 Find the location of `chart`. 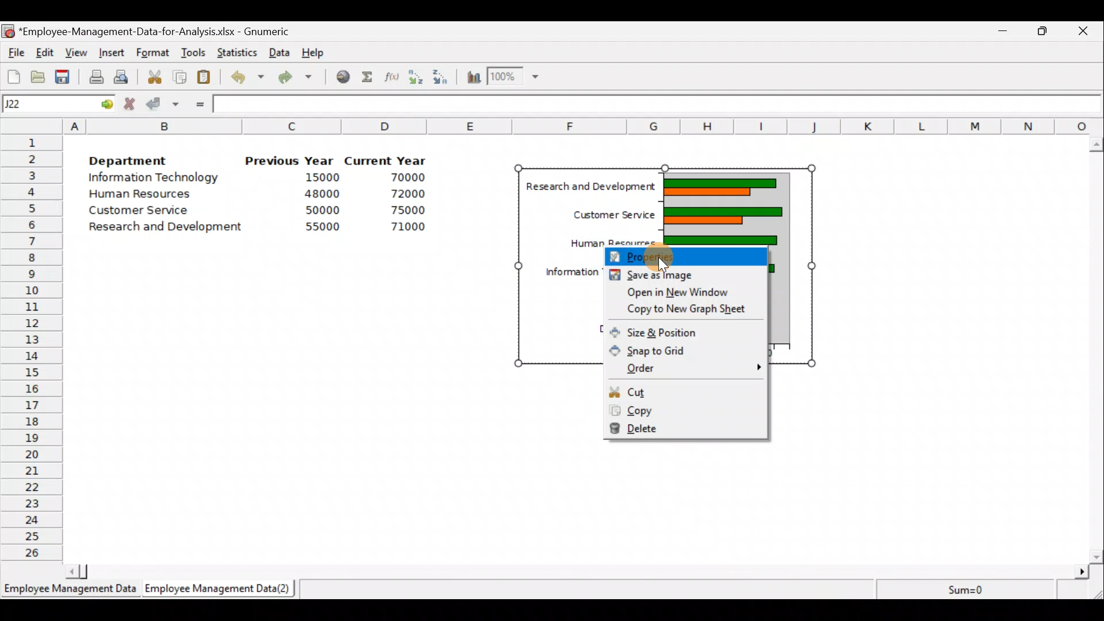

chart is located at coordinates (739, 205).